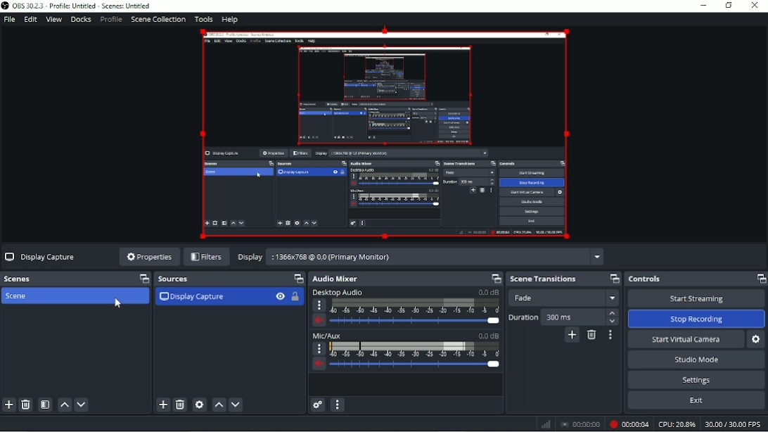 This screenshot has height=432, width=768. Describe the element at coordinates (110, 20) in the screenshot. I see `Profile` at that location.